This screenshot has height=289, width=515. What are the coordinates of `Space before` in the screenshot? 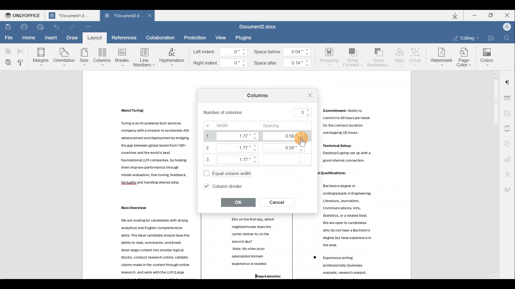 It's located at (284, 50).